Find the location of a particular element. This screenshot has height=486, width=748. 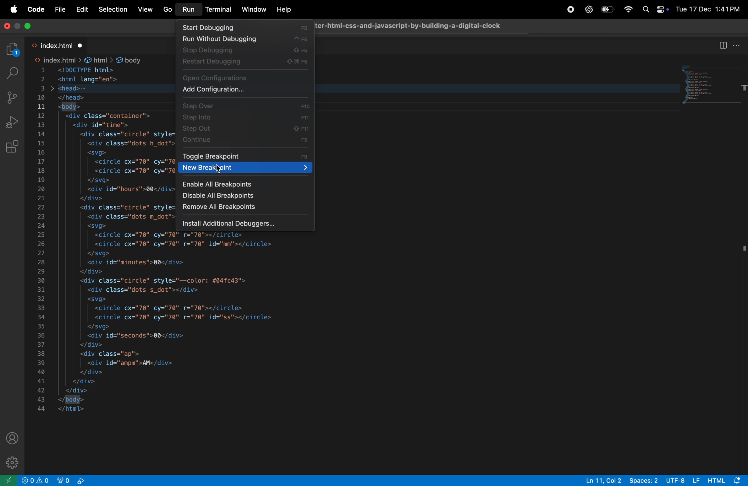

view port is located at coordinates (73, 480).